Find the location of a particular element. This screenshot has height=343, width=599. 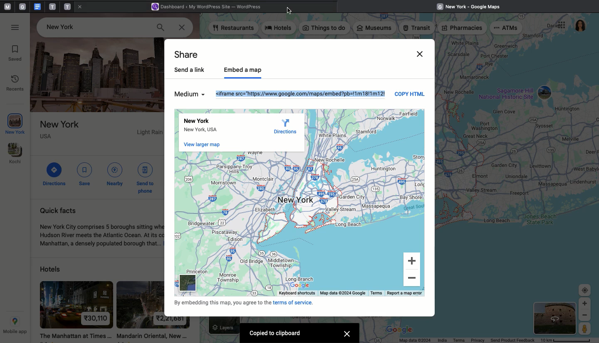

Place is located at coordinates (101, 136).